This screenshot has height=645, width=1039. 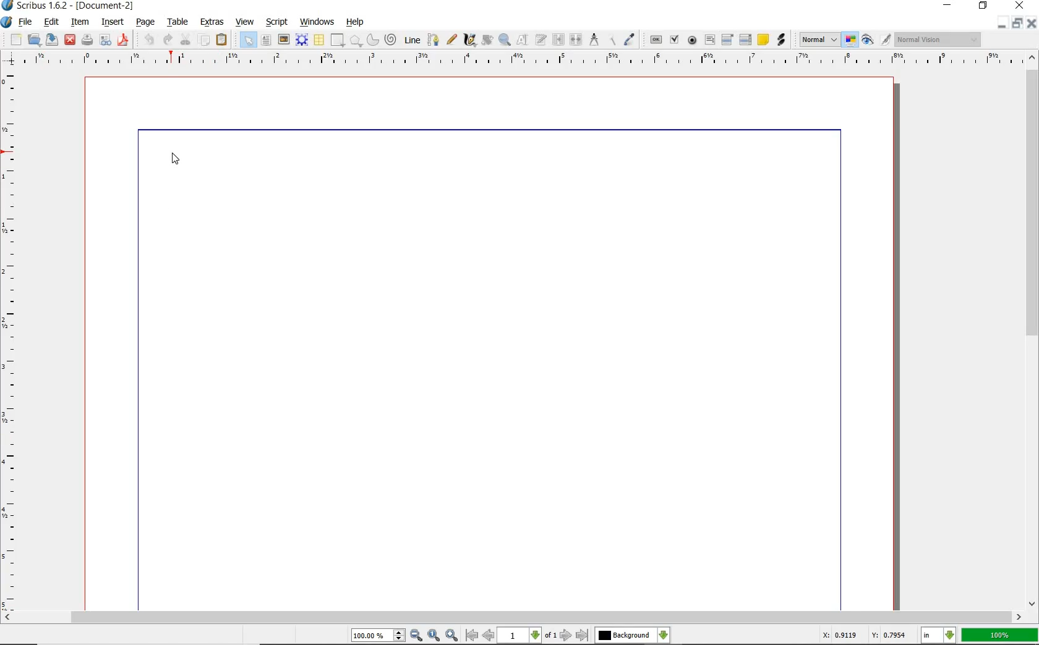 What do you see at coordinates (267, 40) in the screenshot?
I see `text frame` at bounding box center [267, 40].